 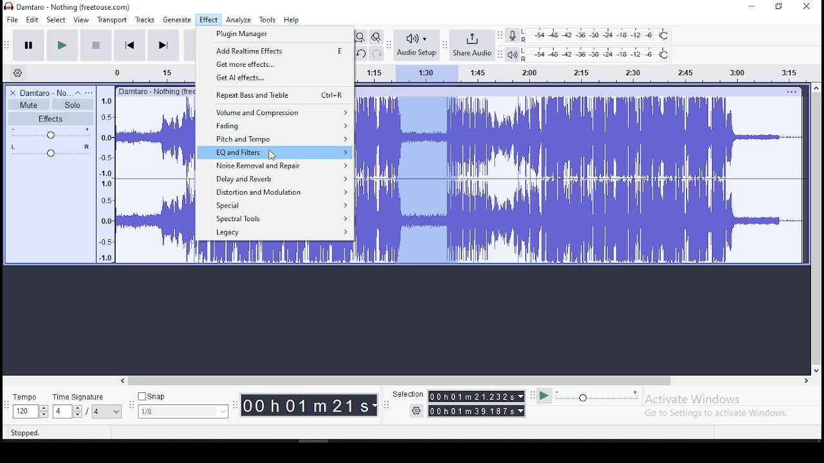 What do you see at coordinates (274, 166) in the screenshot?
I see `noise removal and repair` at bounding box center [274, 166].